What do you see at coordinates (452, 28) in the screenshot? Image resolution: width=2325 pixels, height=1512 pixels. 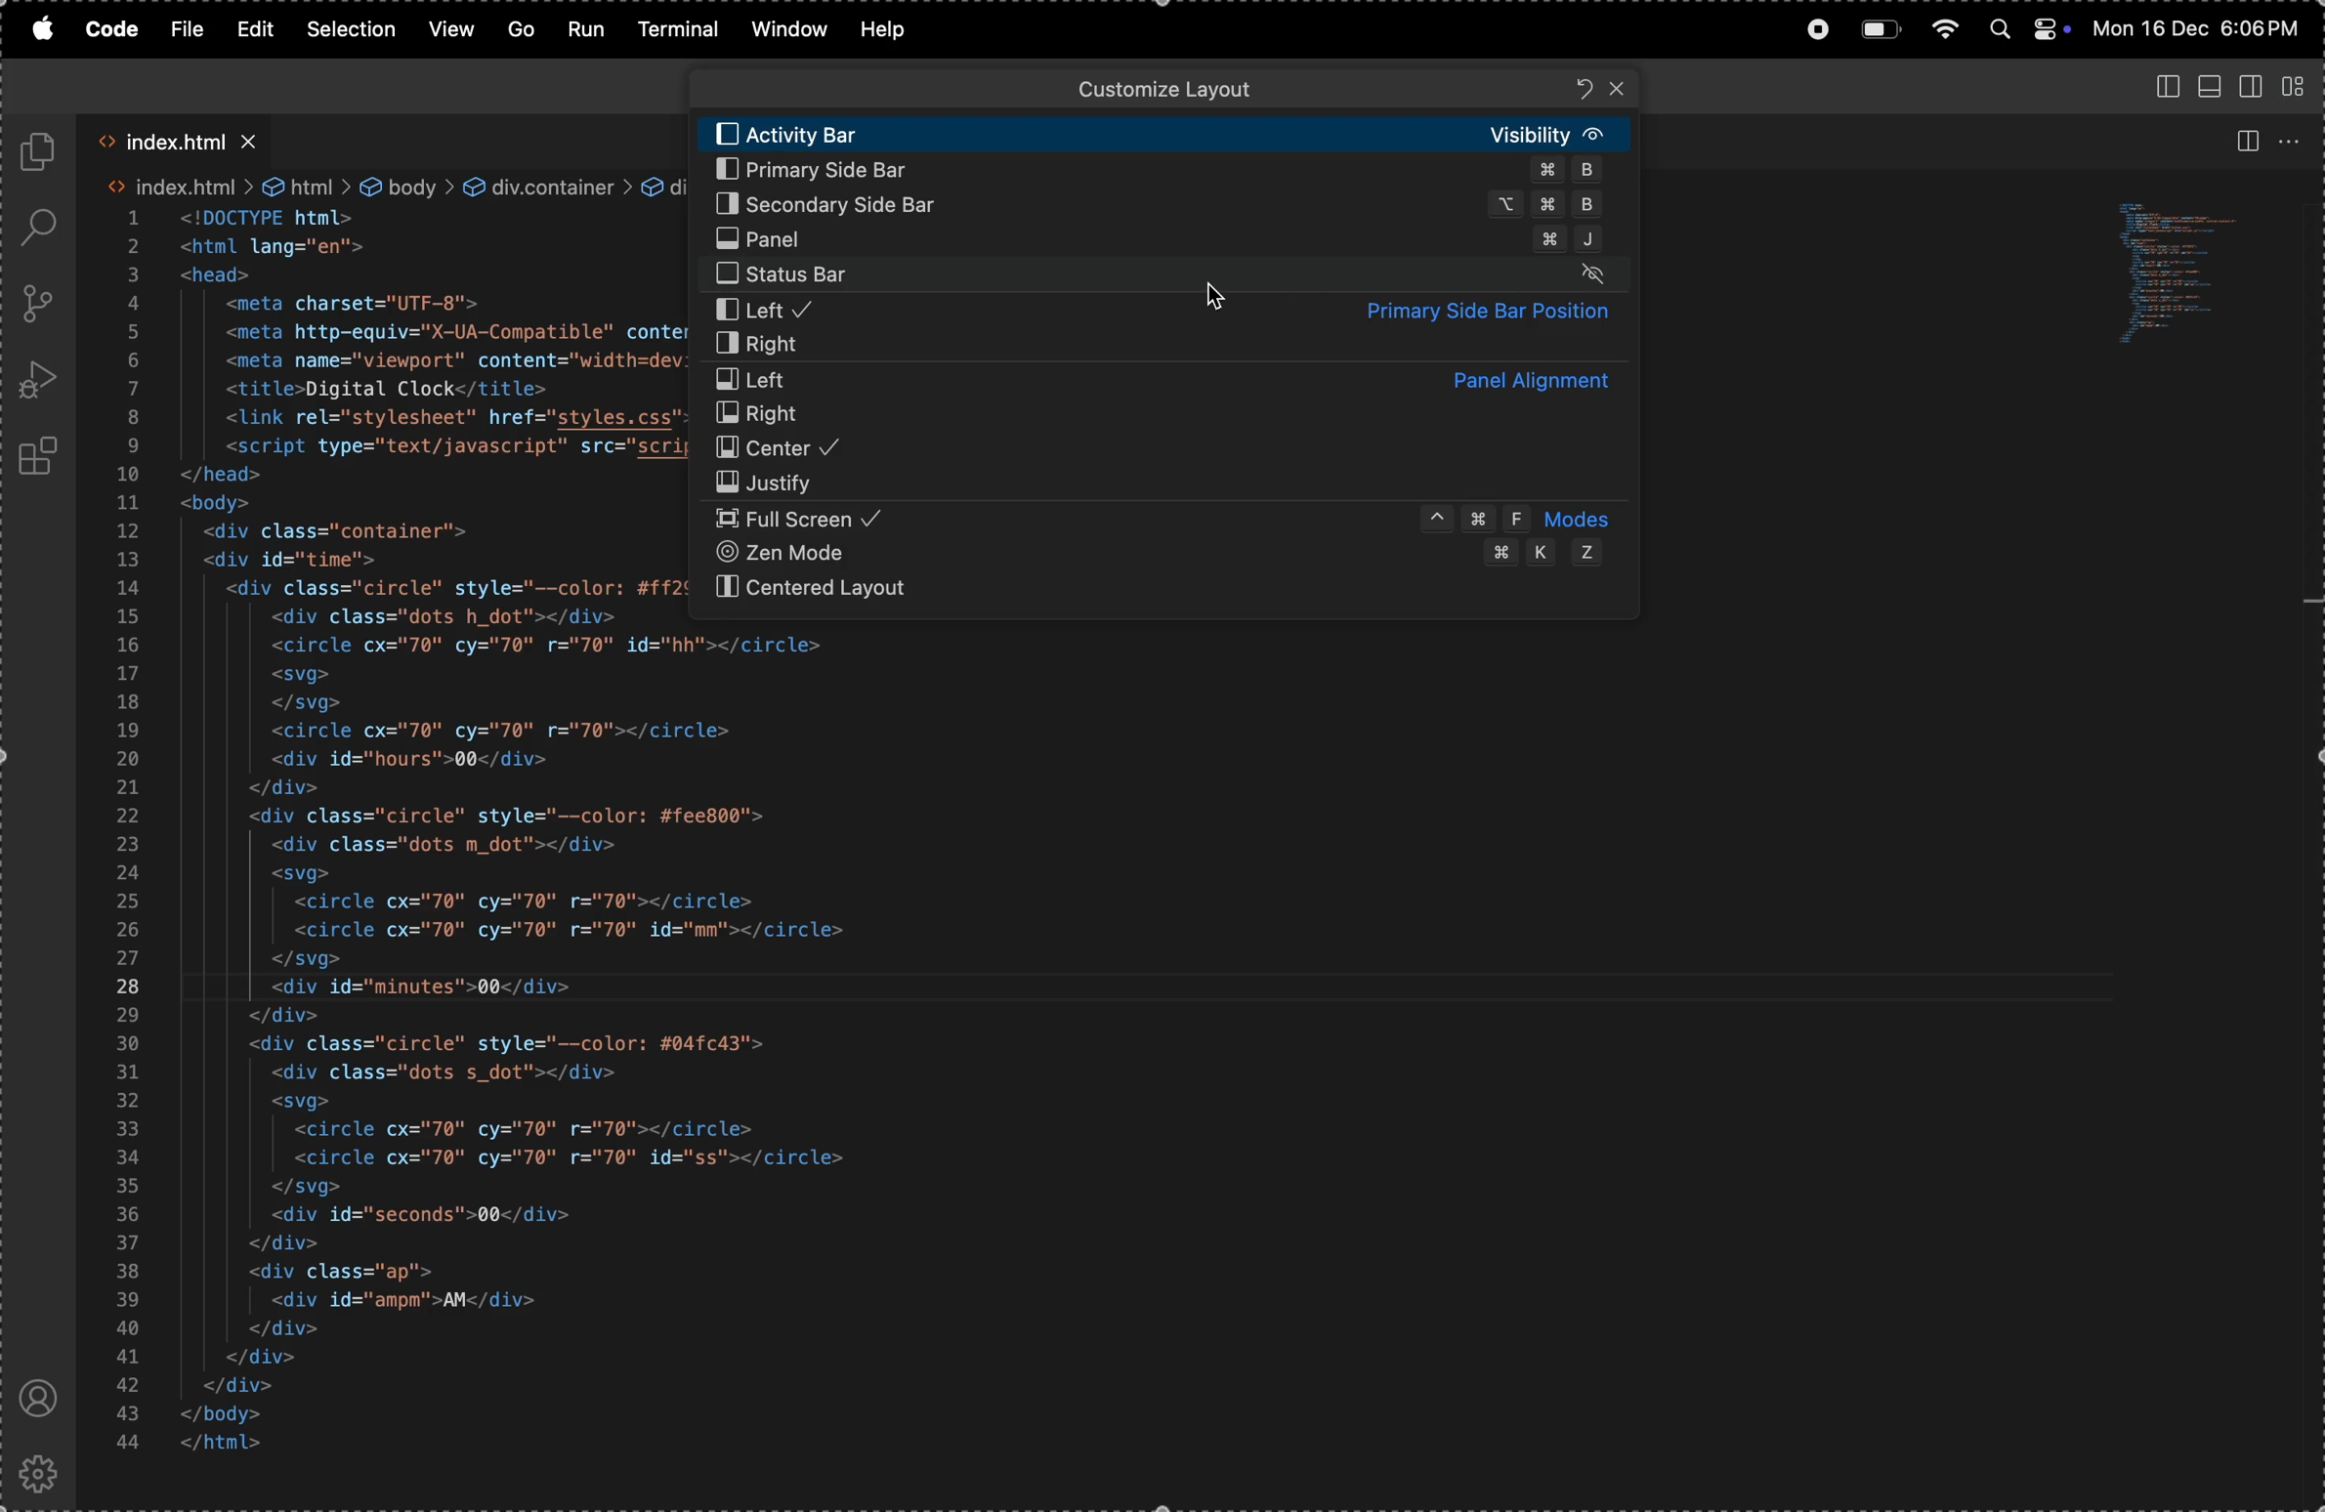 I see `view` at bounding box center [452, 28].